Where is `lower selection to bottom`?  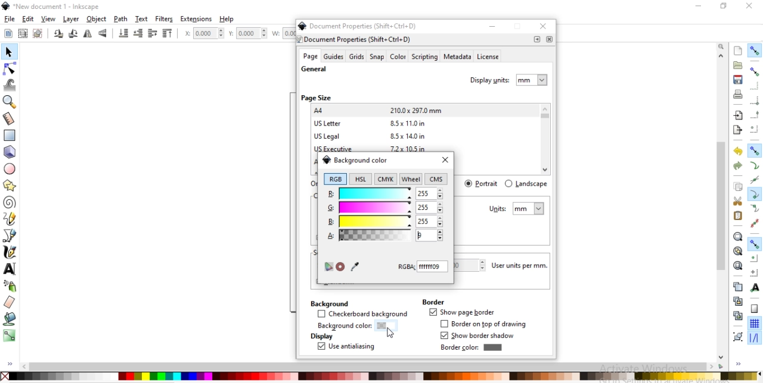
lower selection to bottom is located at coordinates (124, 33).